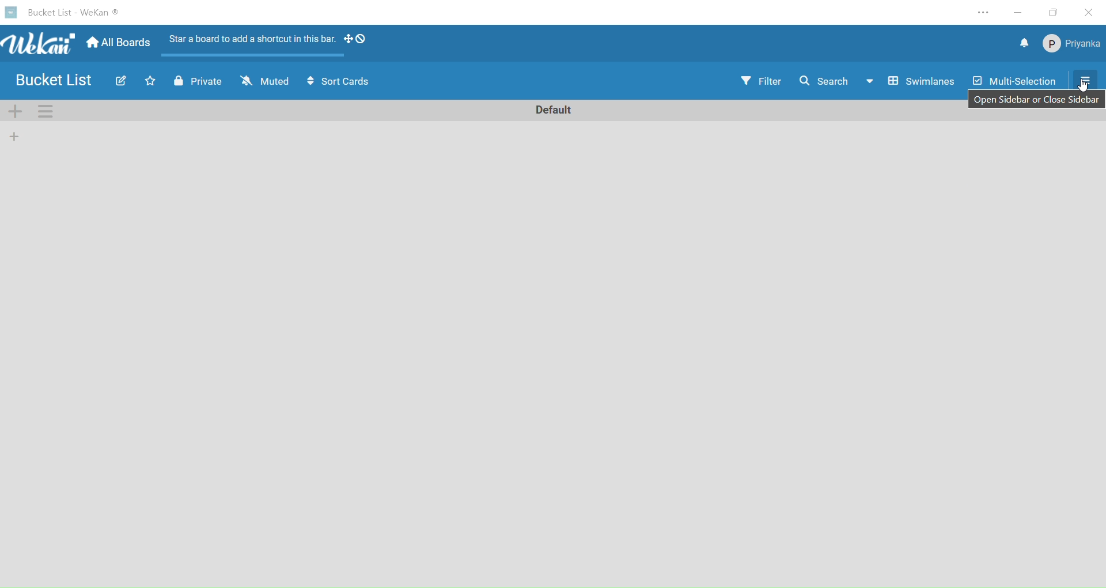 The width and height of the screenshot is (1106, 588). What do you see at coordinates (359, 39) in the screenshot?
I see `show desktop drag handles` at bounding box center [359, 39].